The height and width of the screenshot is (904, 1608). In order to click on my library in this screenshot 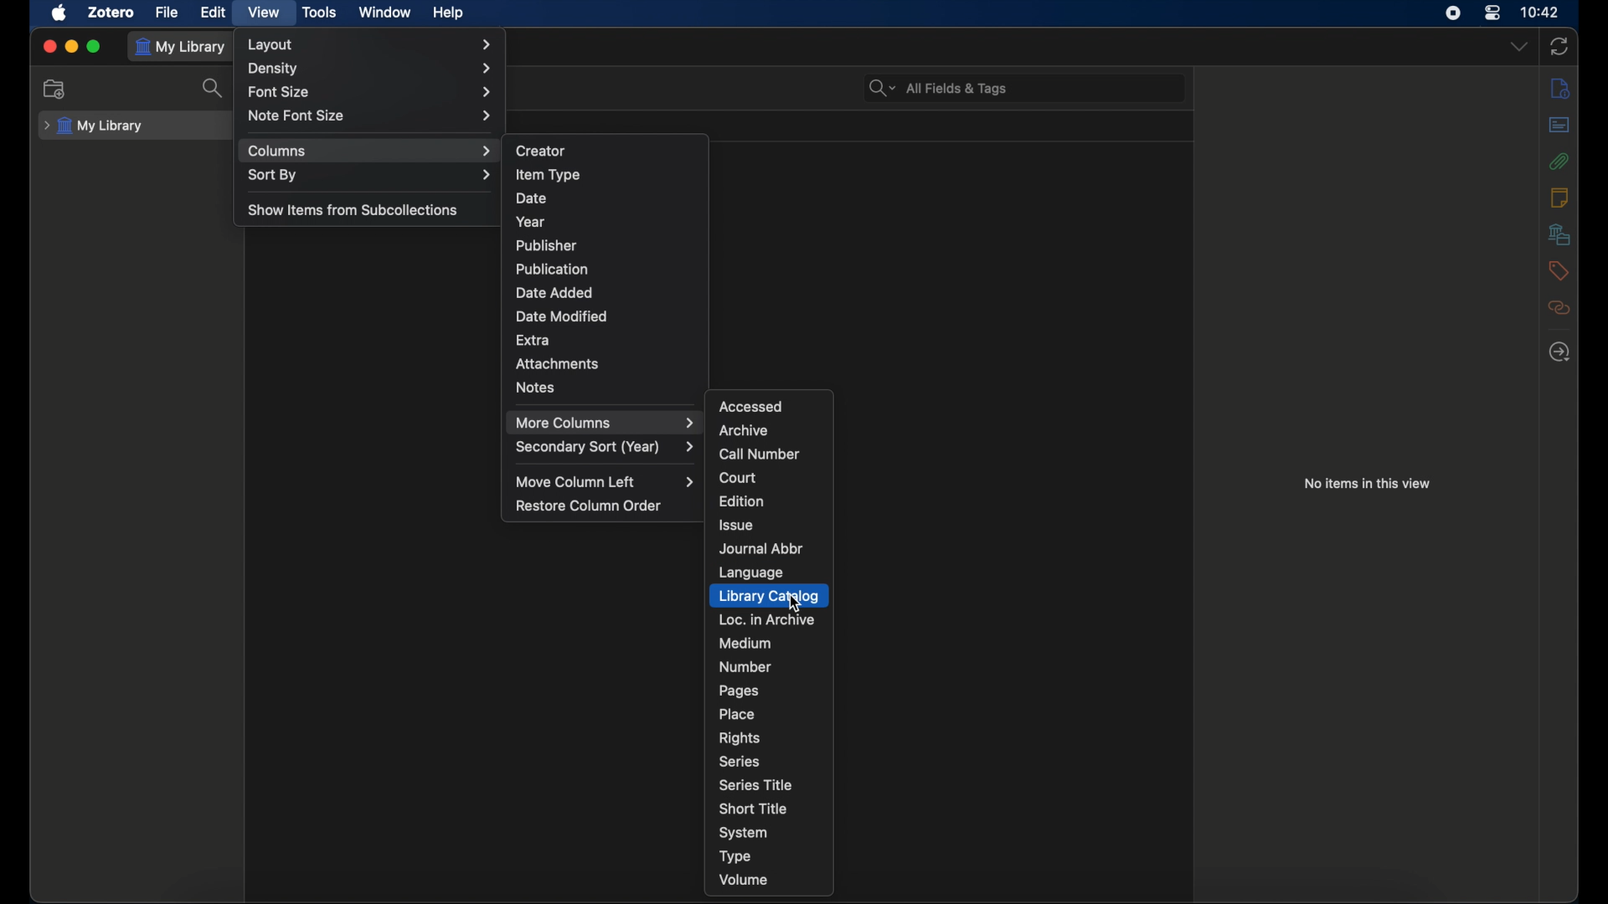, I will do `click(184, 47)`.